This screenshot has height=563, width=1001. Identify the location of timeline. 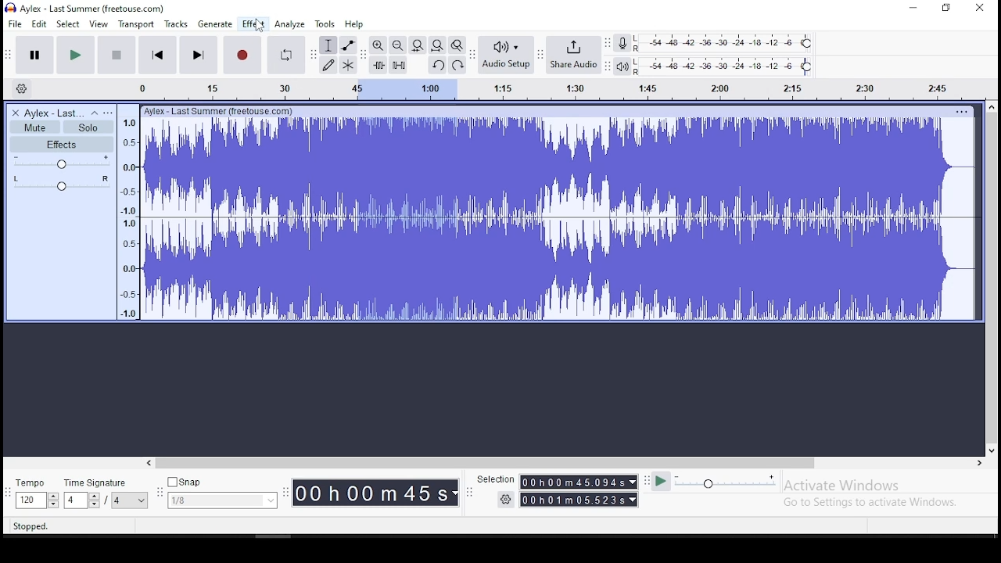
(131, 214).